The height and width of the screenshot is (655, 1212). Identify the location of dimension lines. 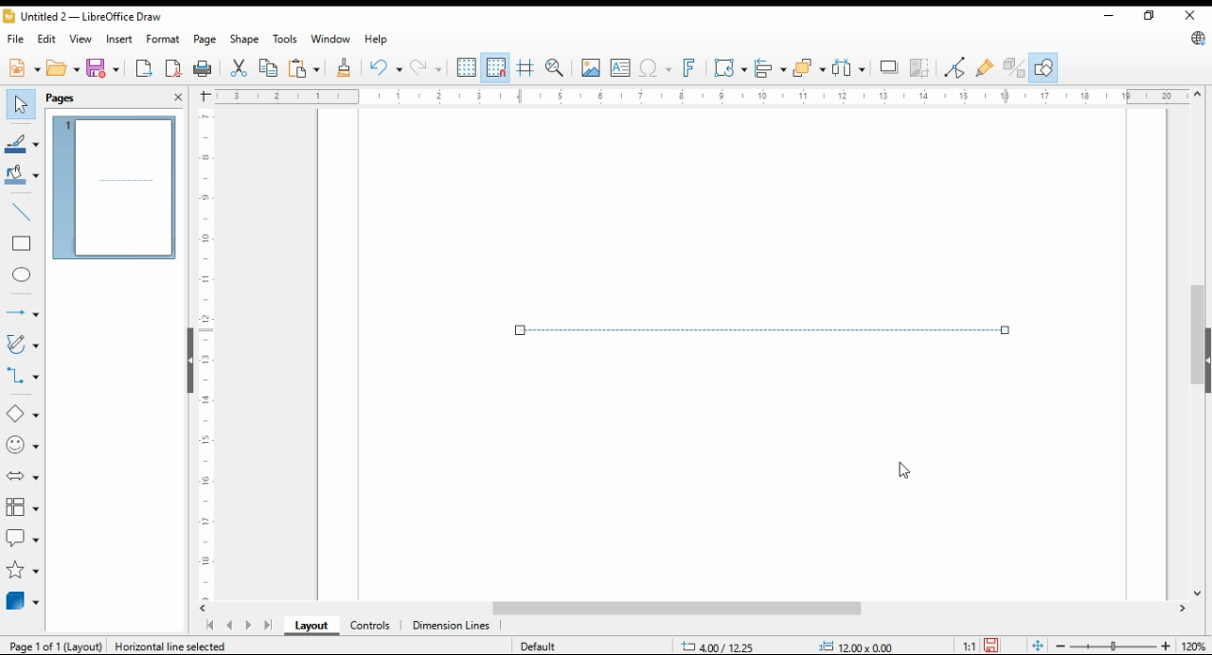
(452, 627).